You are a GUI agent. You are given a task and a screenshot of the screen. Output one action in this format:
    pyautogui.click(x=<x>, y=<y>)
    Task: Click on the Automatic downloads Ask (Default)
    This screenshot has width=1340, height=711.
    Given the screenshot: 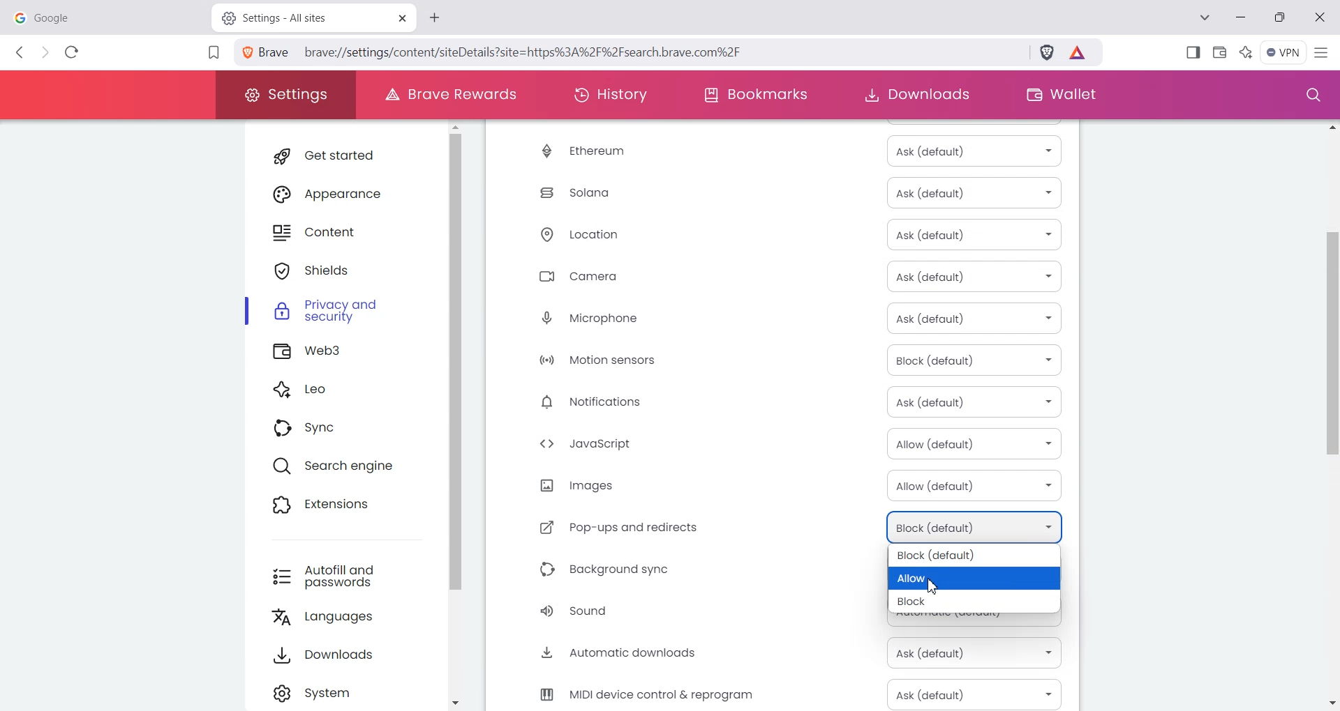 What is the action you would take?
    pyautogui.click(x=786, y=652)
    